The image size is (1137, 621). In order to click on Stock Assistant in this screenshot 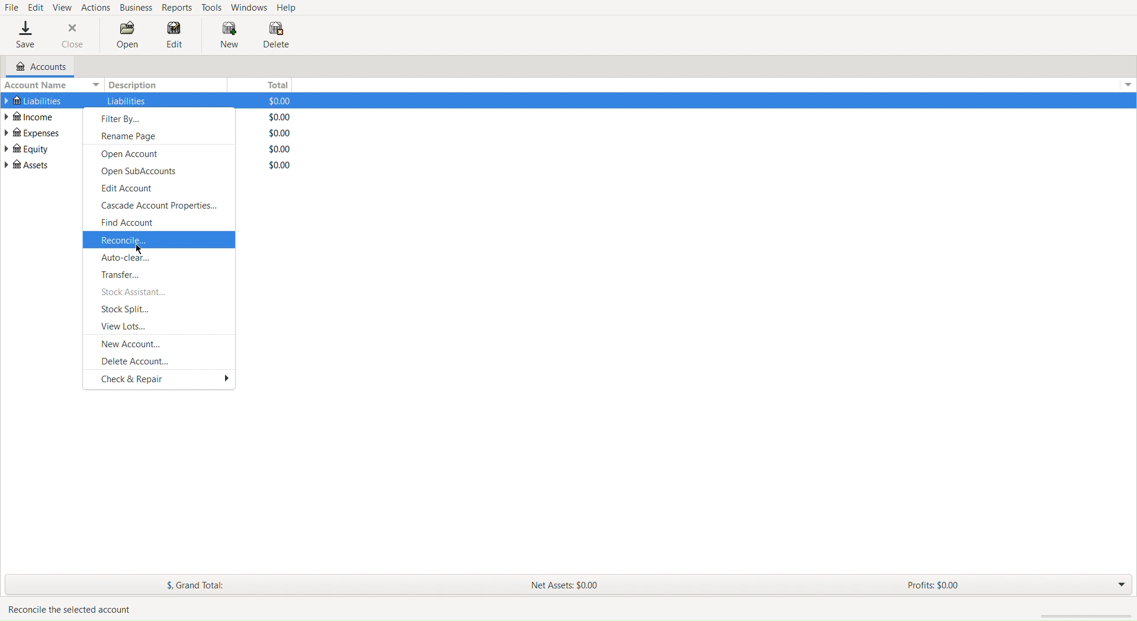, I will do `click(159, 293)`.